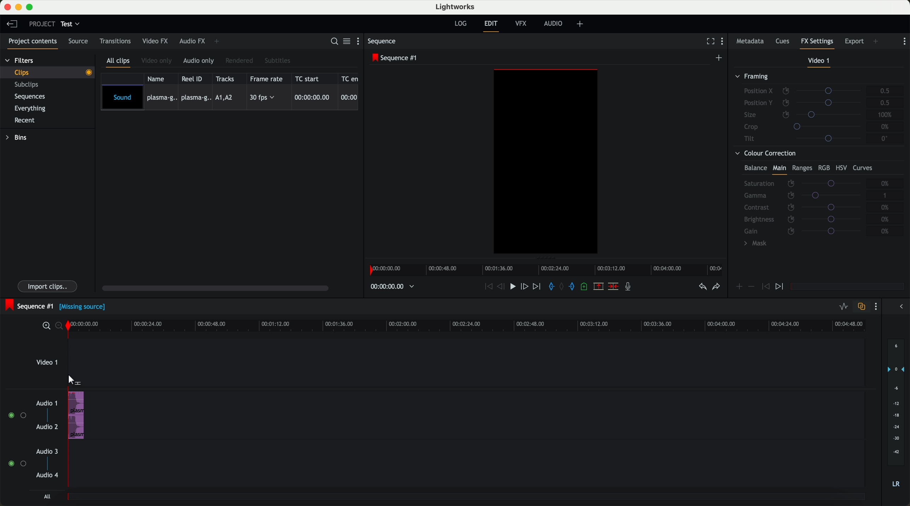 This screenshot has width=910, height=506. What do you see at coordinates (19, 61) in the screenshot?
I see `Filters tab` at bounding box center [19, 61].